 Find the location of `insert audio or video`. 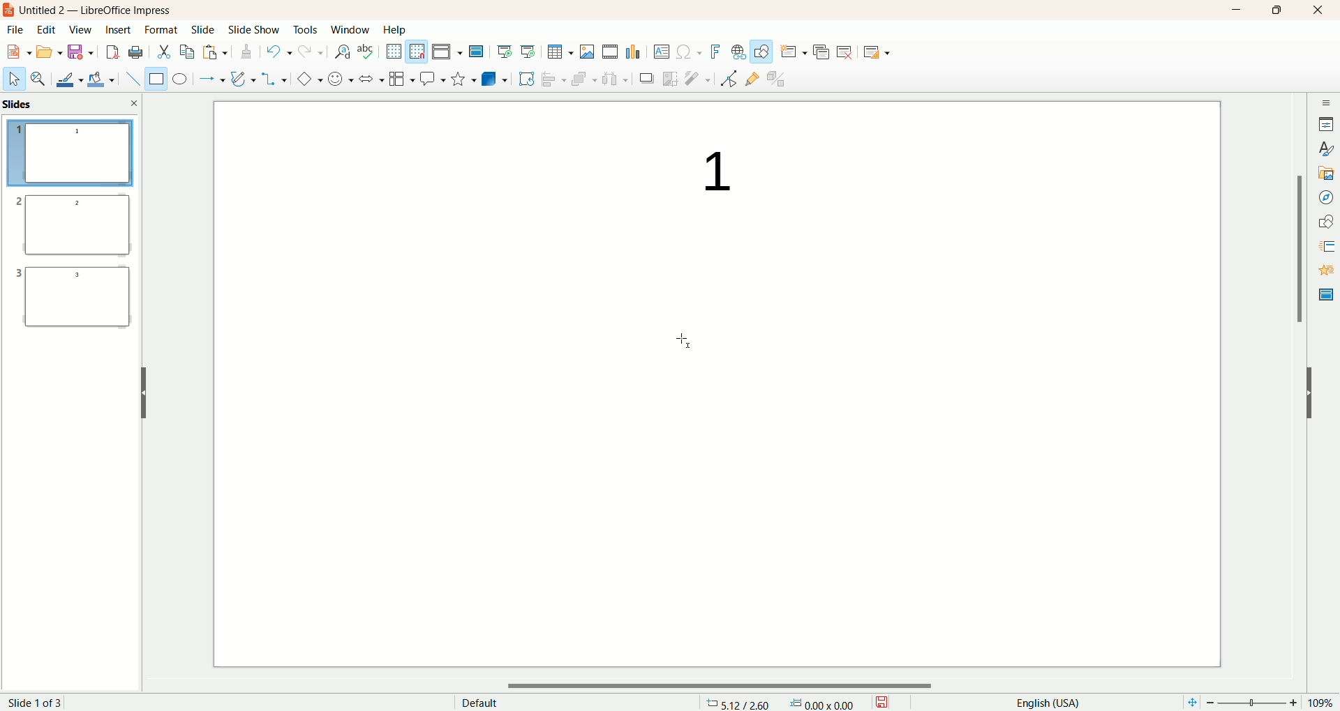

insert audio or video is located at coordinates (610, 52).